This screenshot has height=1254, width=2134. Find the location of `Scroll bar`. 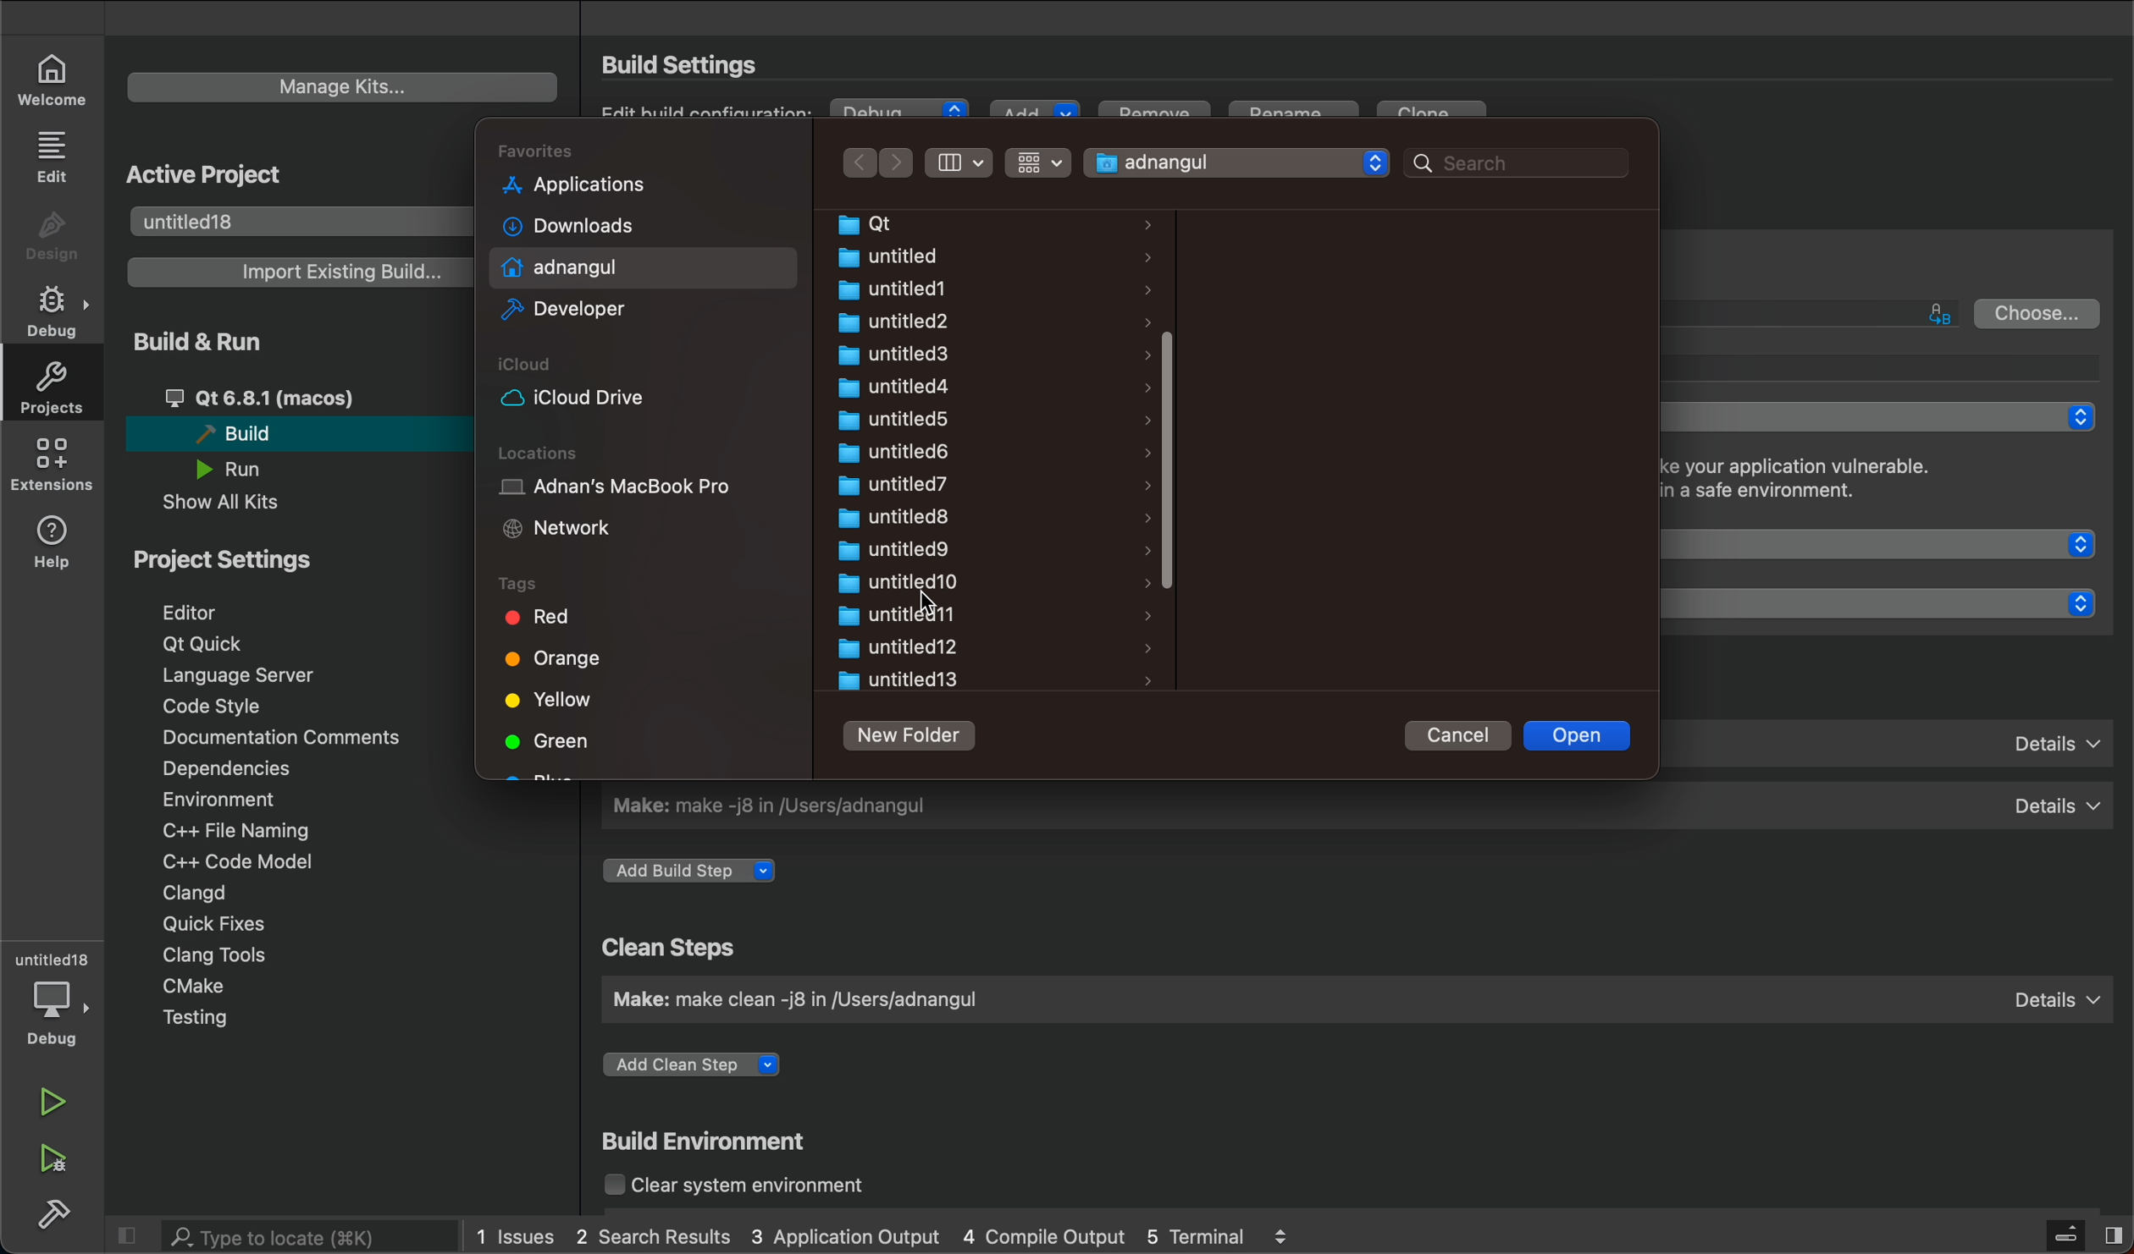

Scroll bar is located at coordinates (1176, 457).